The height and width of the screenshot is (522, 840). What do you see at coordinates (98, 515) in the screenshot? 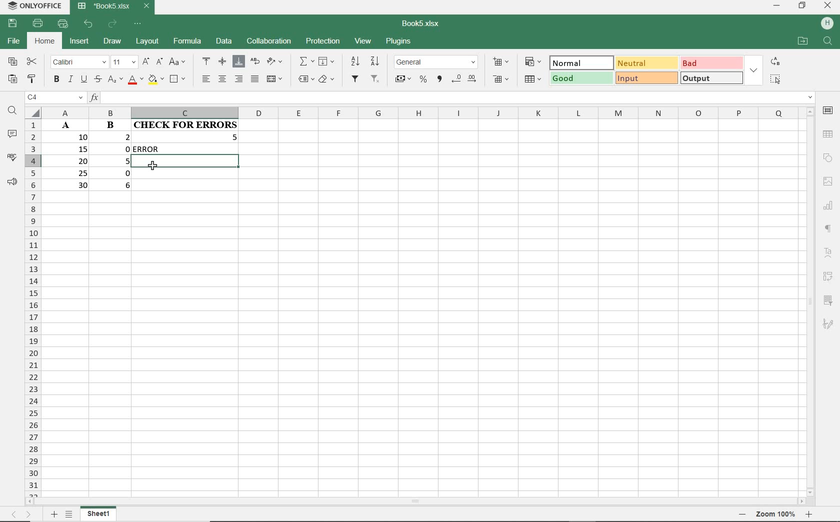
I see `SHEET1` at bounding box center [98, 515].